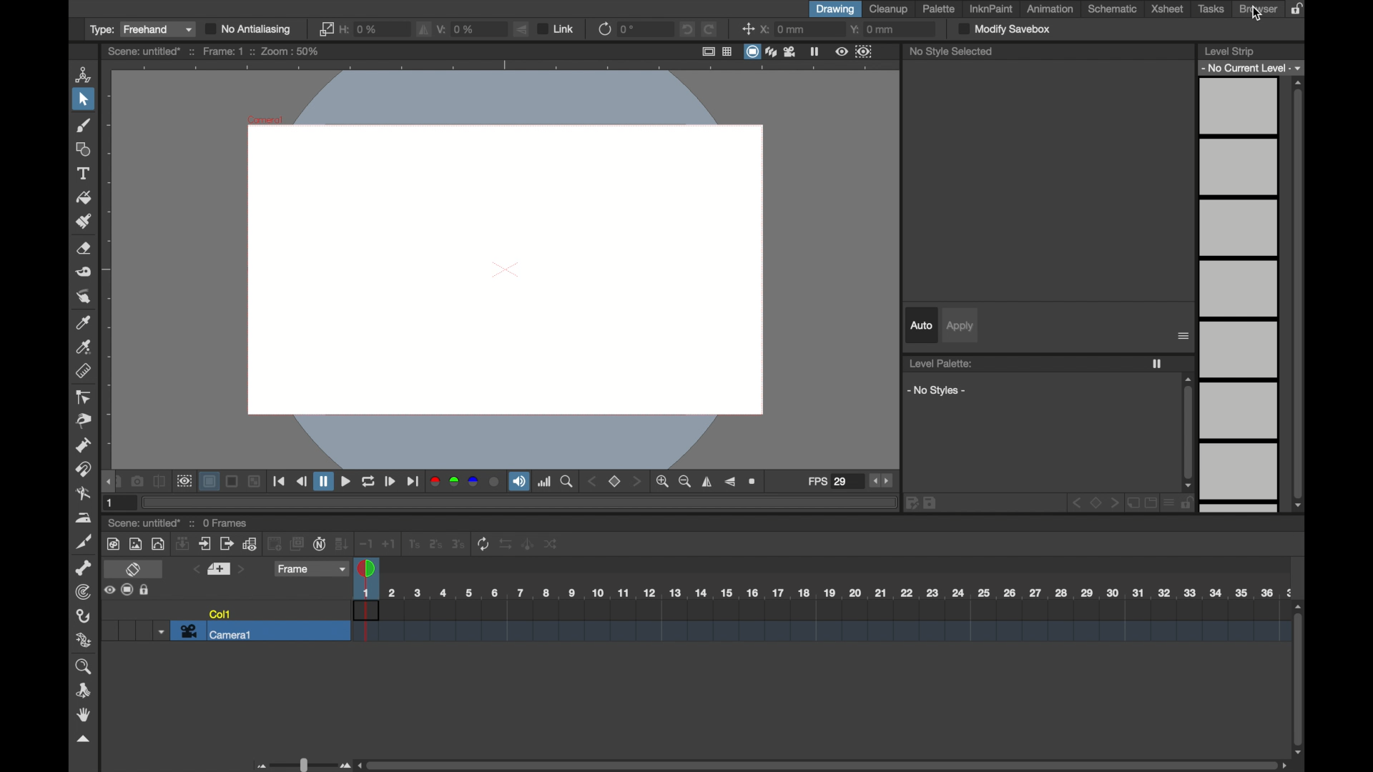  What do you see at coordinates (208, 481) in the screenshot?
I see `layer` at bounding box center [208, 481].